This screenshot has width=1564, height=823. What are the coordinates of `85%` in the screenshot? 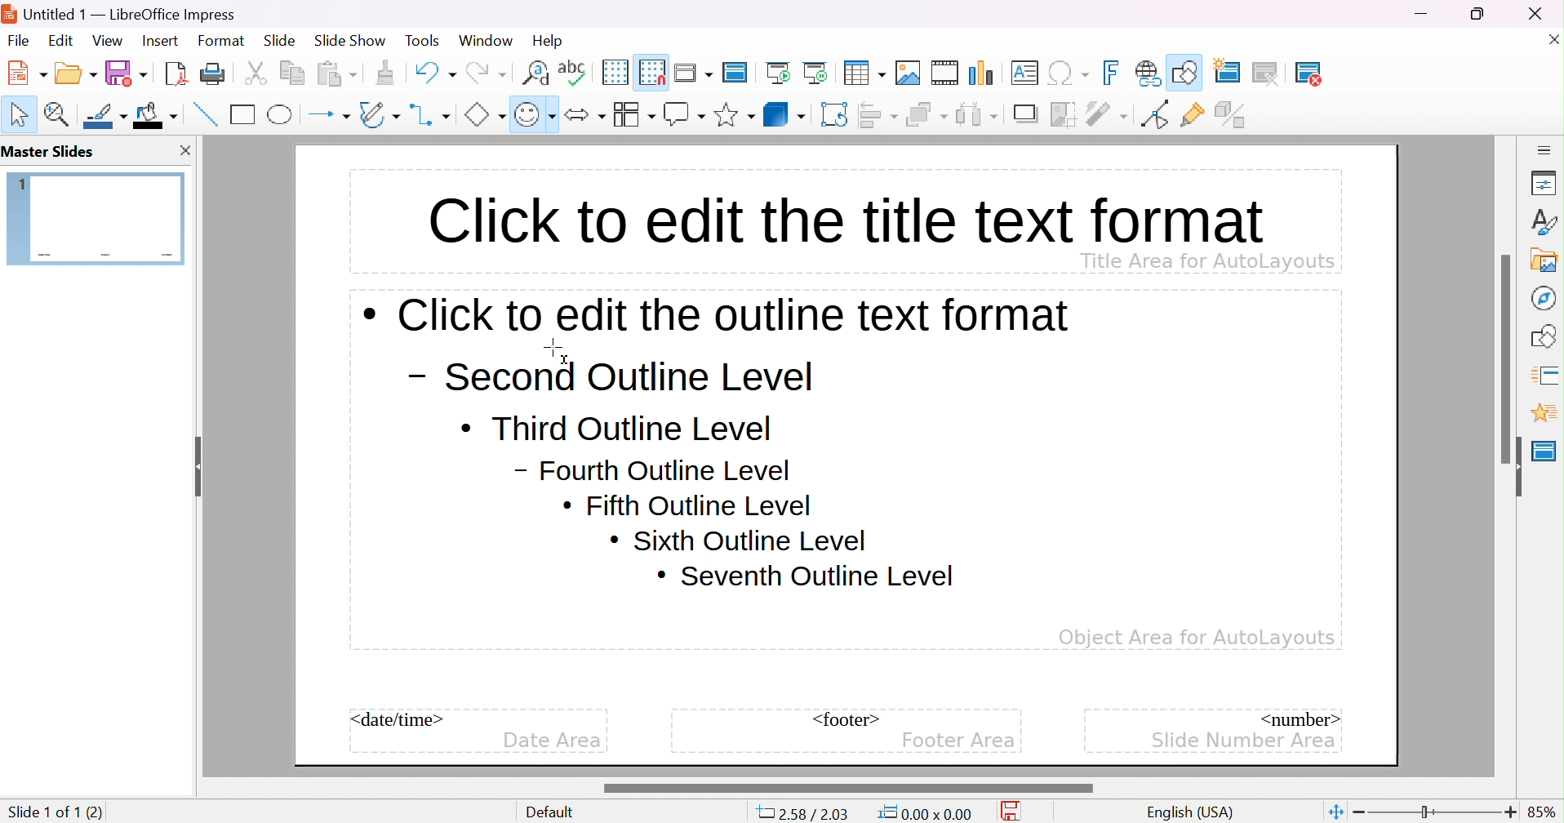 It's located at (1543, 812).